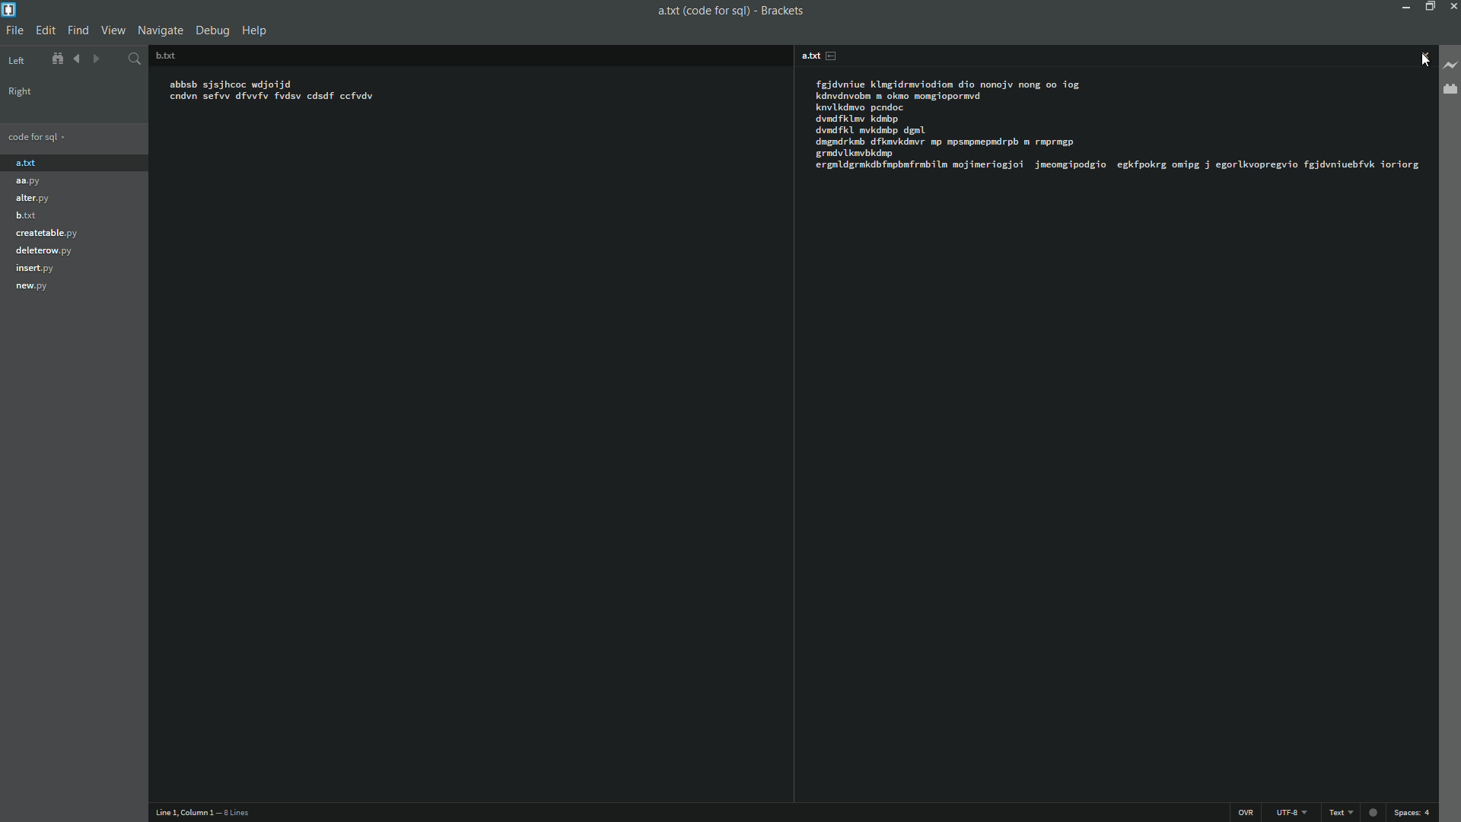  I want to click on UTF-8, so click(1291, 813).